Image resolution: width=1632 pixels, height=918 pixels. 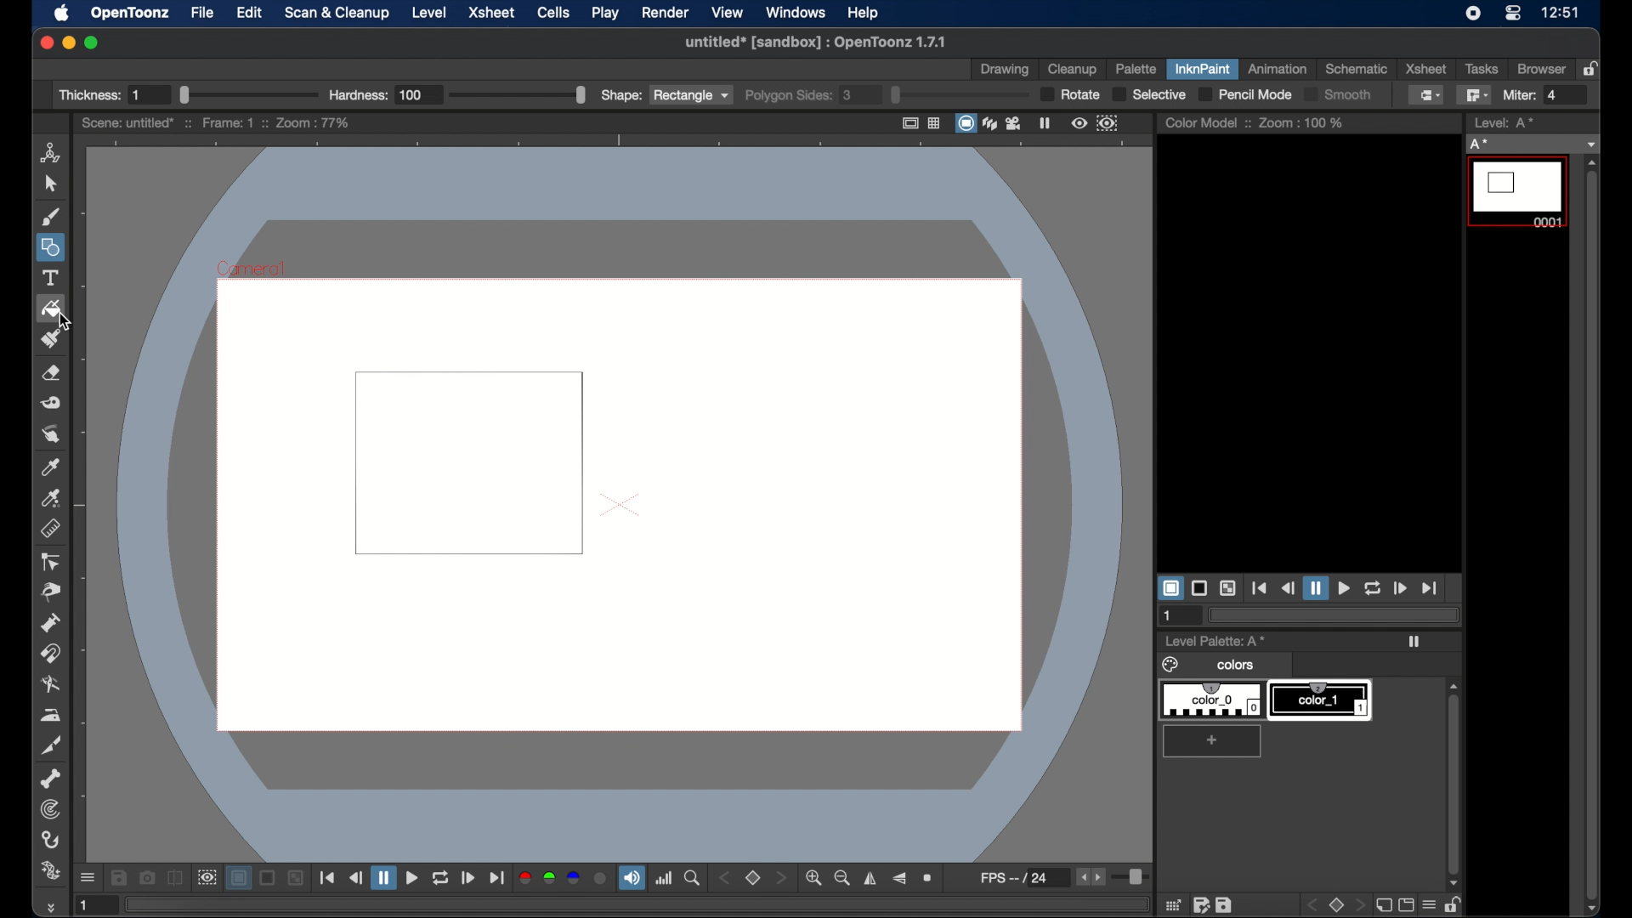 What do you see at coordinates (1151, 96) in the screenshot?
I see `selective` at bounding box center [1151, 96].